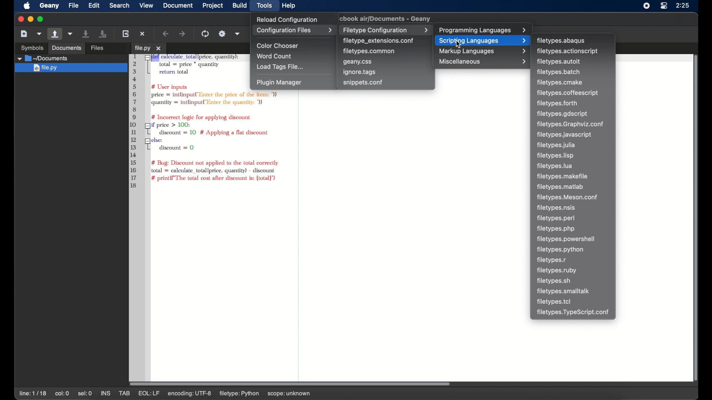  Describe the element at coordinates (71, 34) in the screenshot. I see `open recent file` at that location.